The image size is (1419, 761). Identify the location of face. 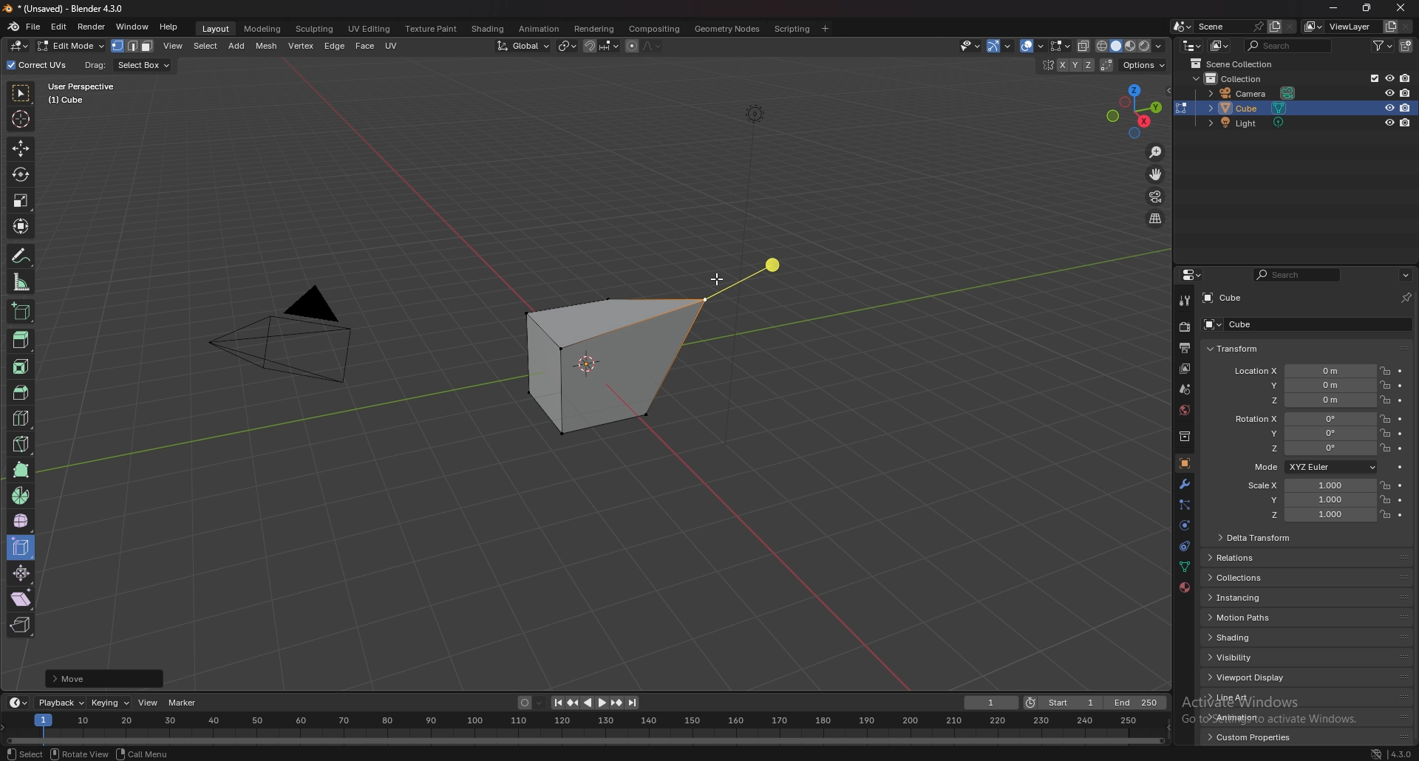
(365, 47).